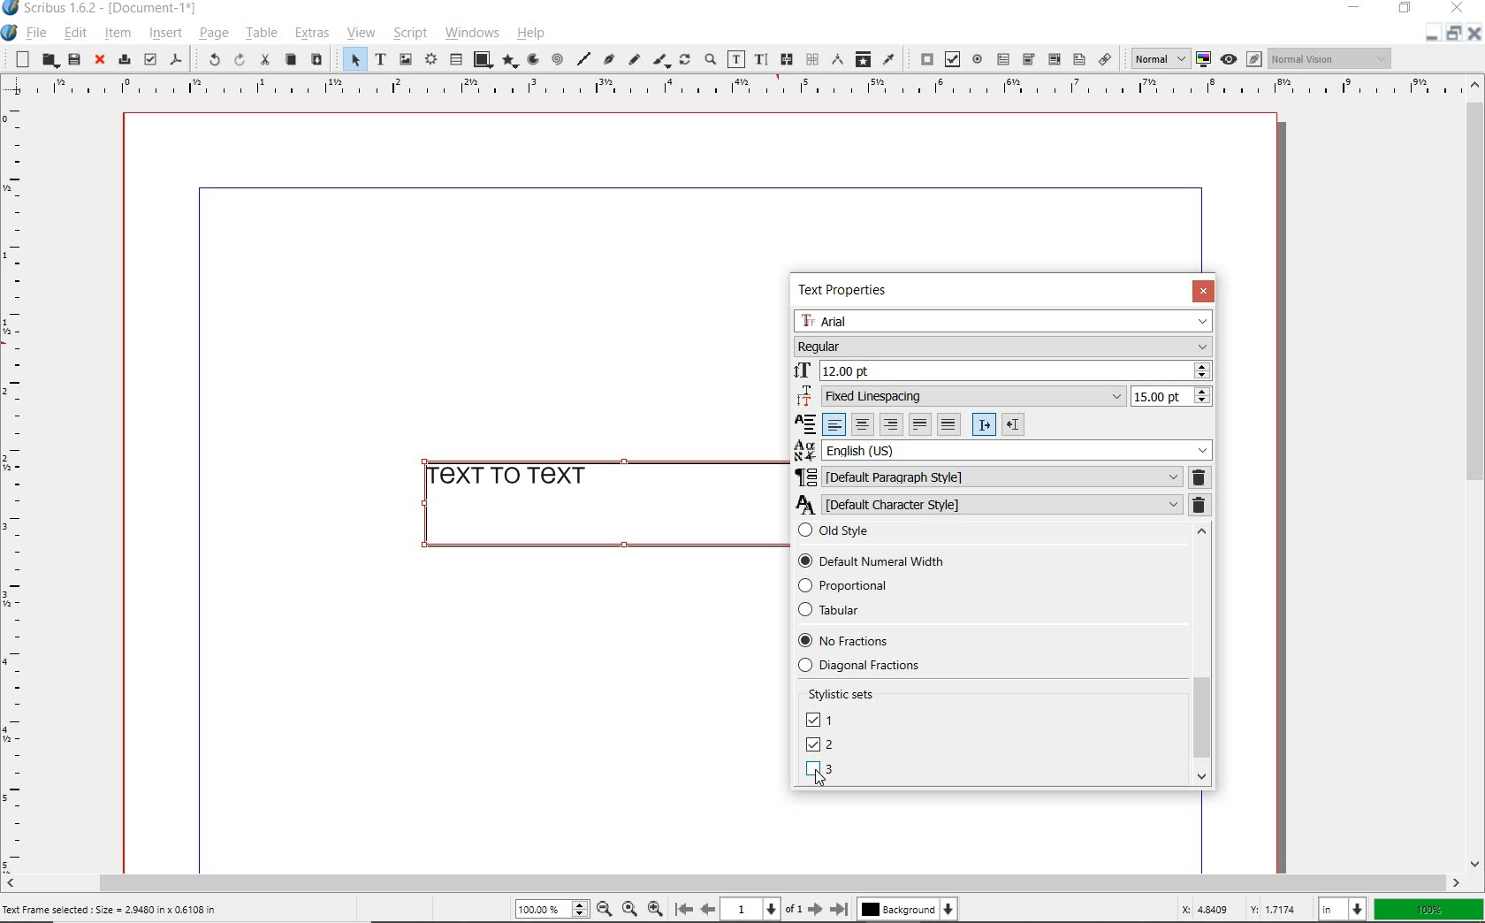 This screenshot has width=1485, height=923. I want to click on render frame, so click(430, 60).